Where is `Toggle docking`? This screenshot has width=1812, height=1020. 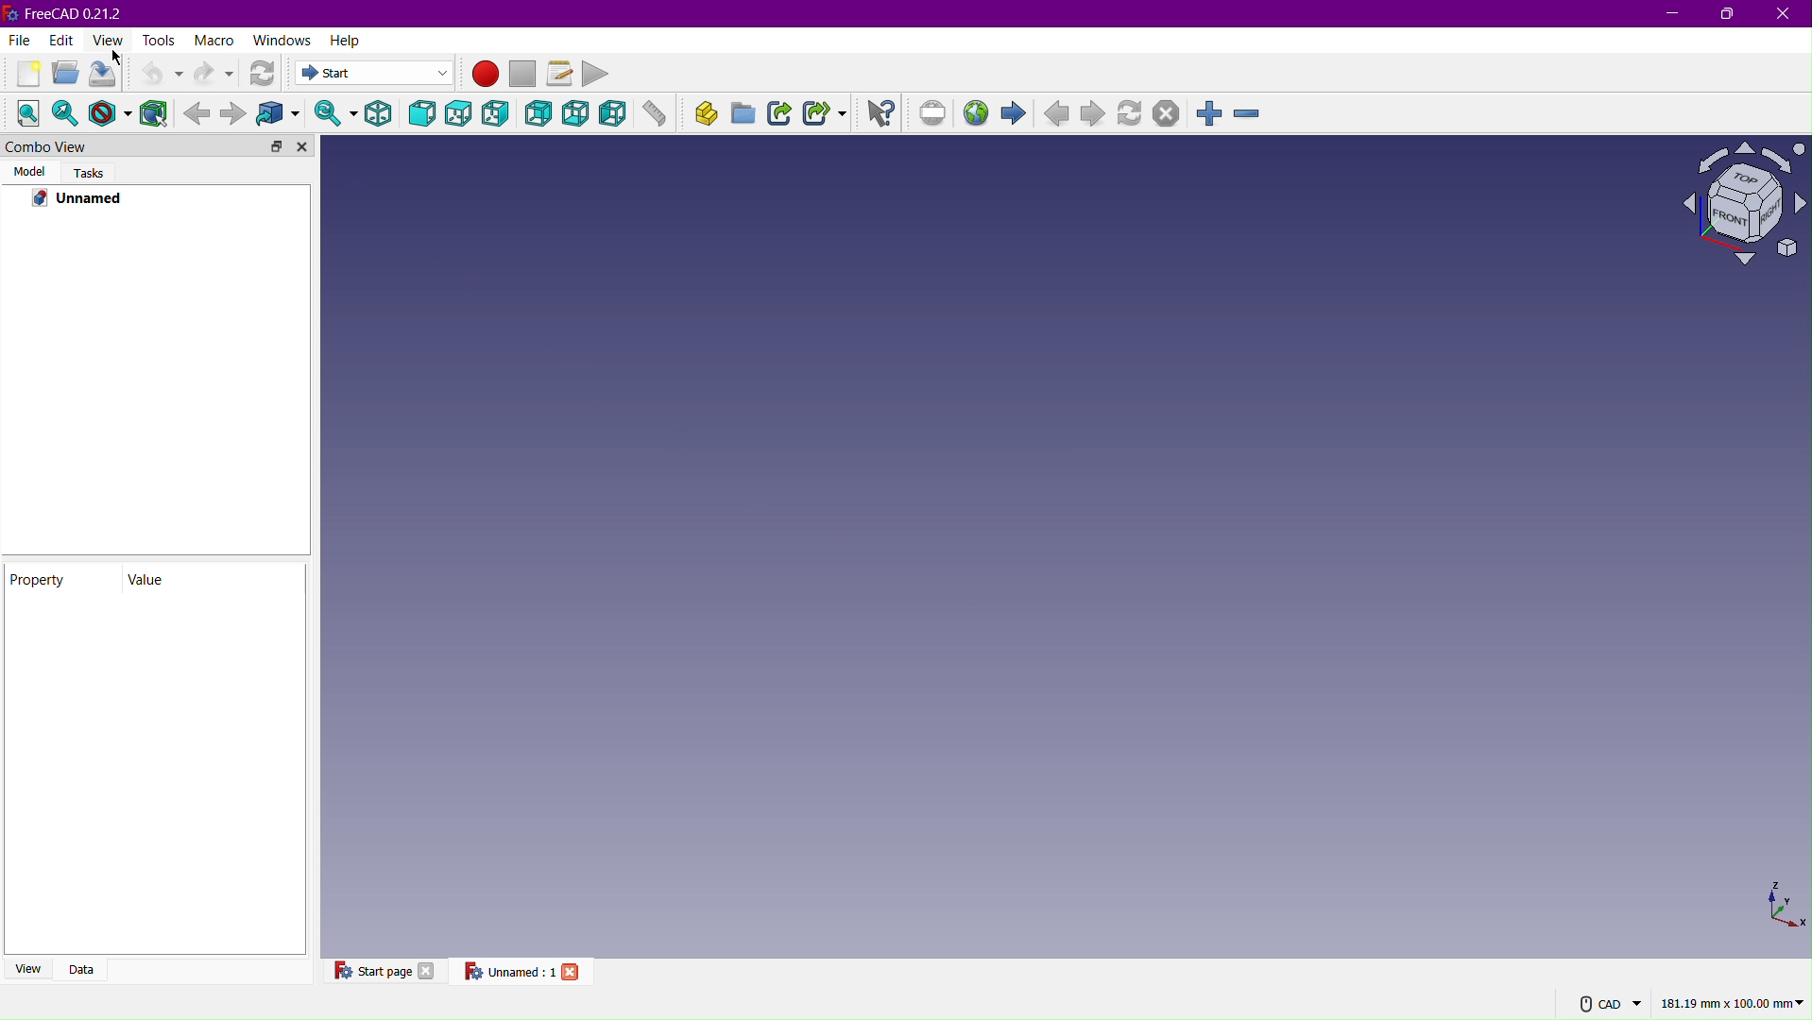 Toggle docking is located at coordinates (280, 151).